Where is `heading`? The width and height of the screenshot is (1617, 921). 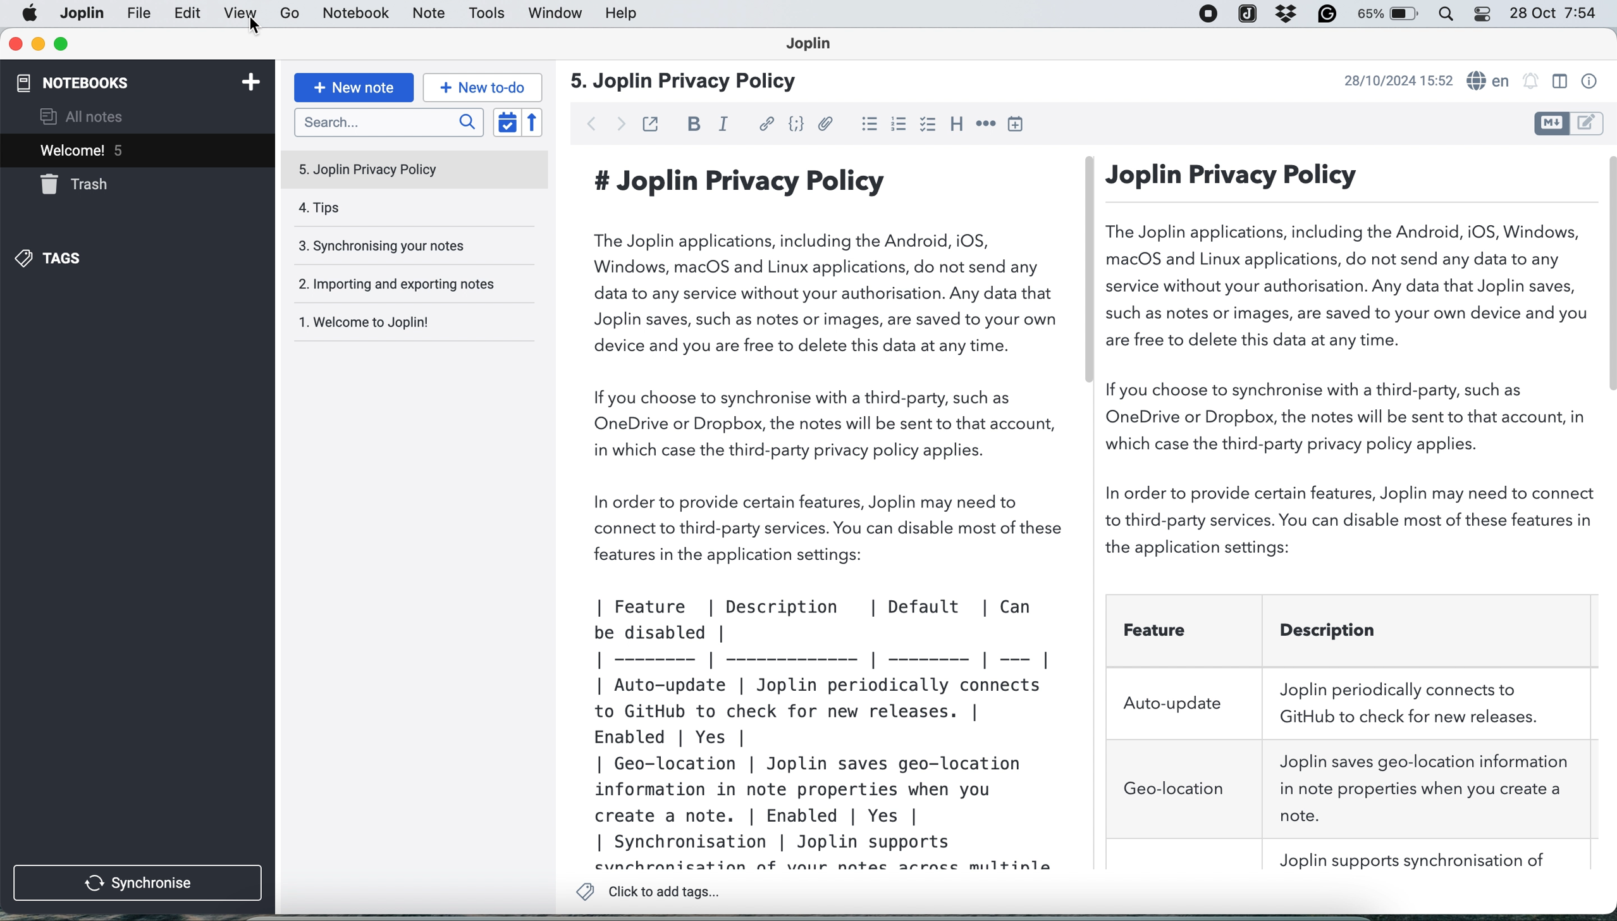 heading is located at coordinates (955, 126).